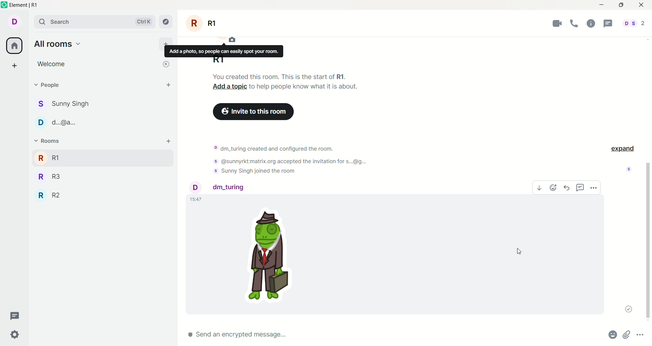  I want to click on Element logo, so click(4, 5).